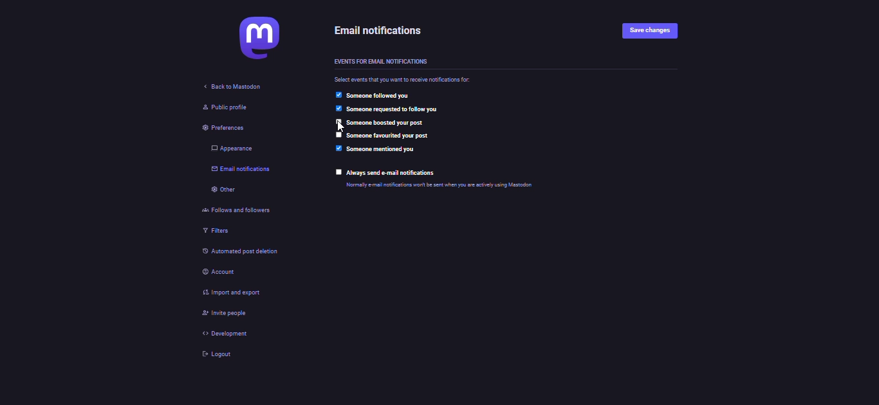  Describe the element at coordinates (386, 123) in the screenshot. I see `someone boosted your profile` at that location.